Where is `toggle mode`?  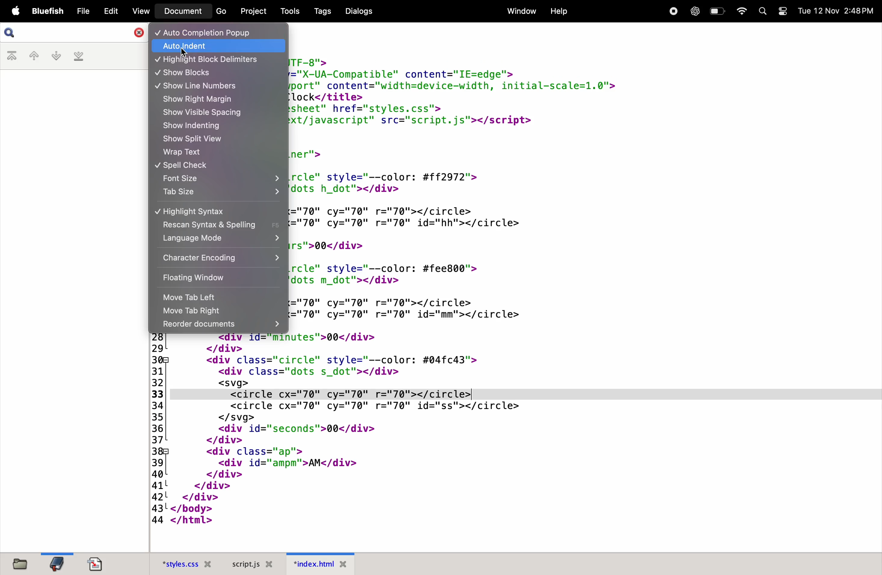 toggle mode is located at coordinates (783, 12).